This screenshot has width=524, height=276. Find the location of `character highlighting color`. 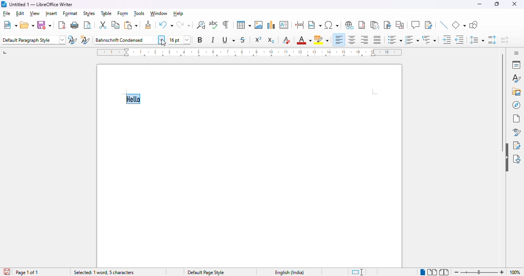

character highlighting color is located at coordinates (321, 39).